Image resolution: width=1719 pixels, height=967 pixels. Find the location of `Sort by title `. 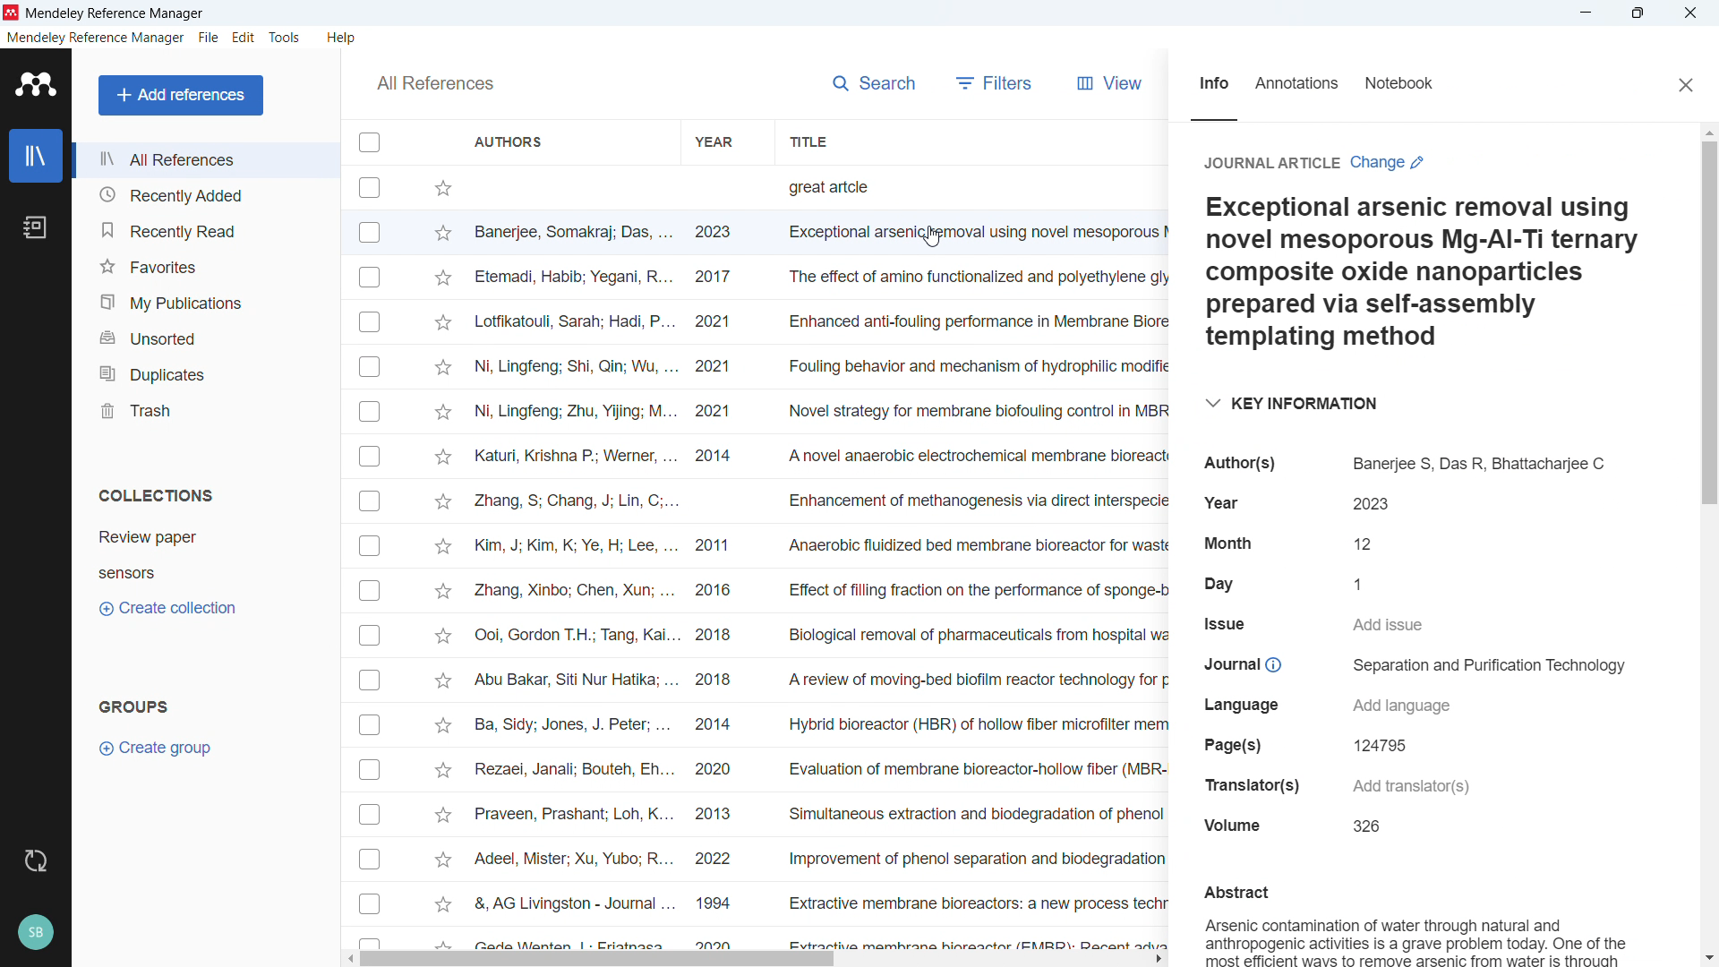

Sort by title  is located at coordinates (808, 141).